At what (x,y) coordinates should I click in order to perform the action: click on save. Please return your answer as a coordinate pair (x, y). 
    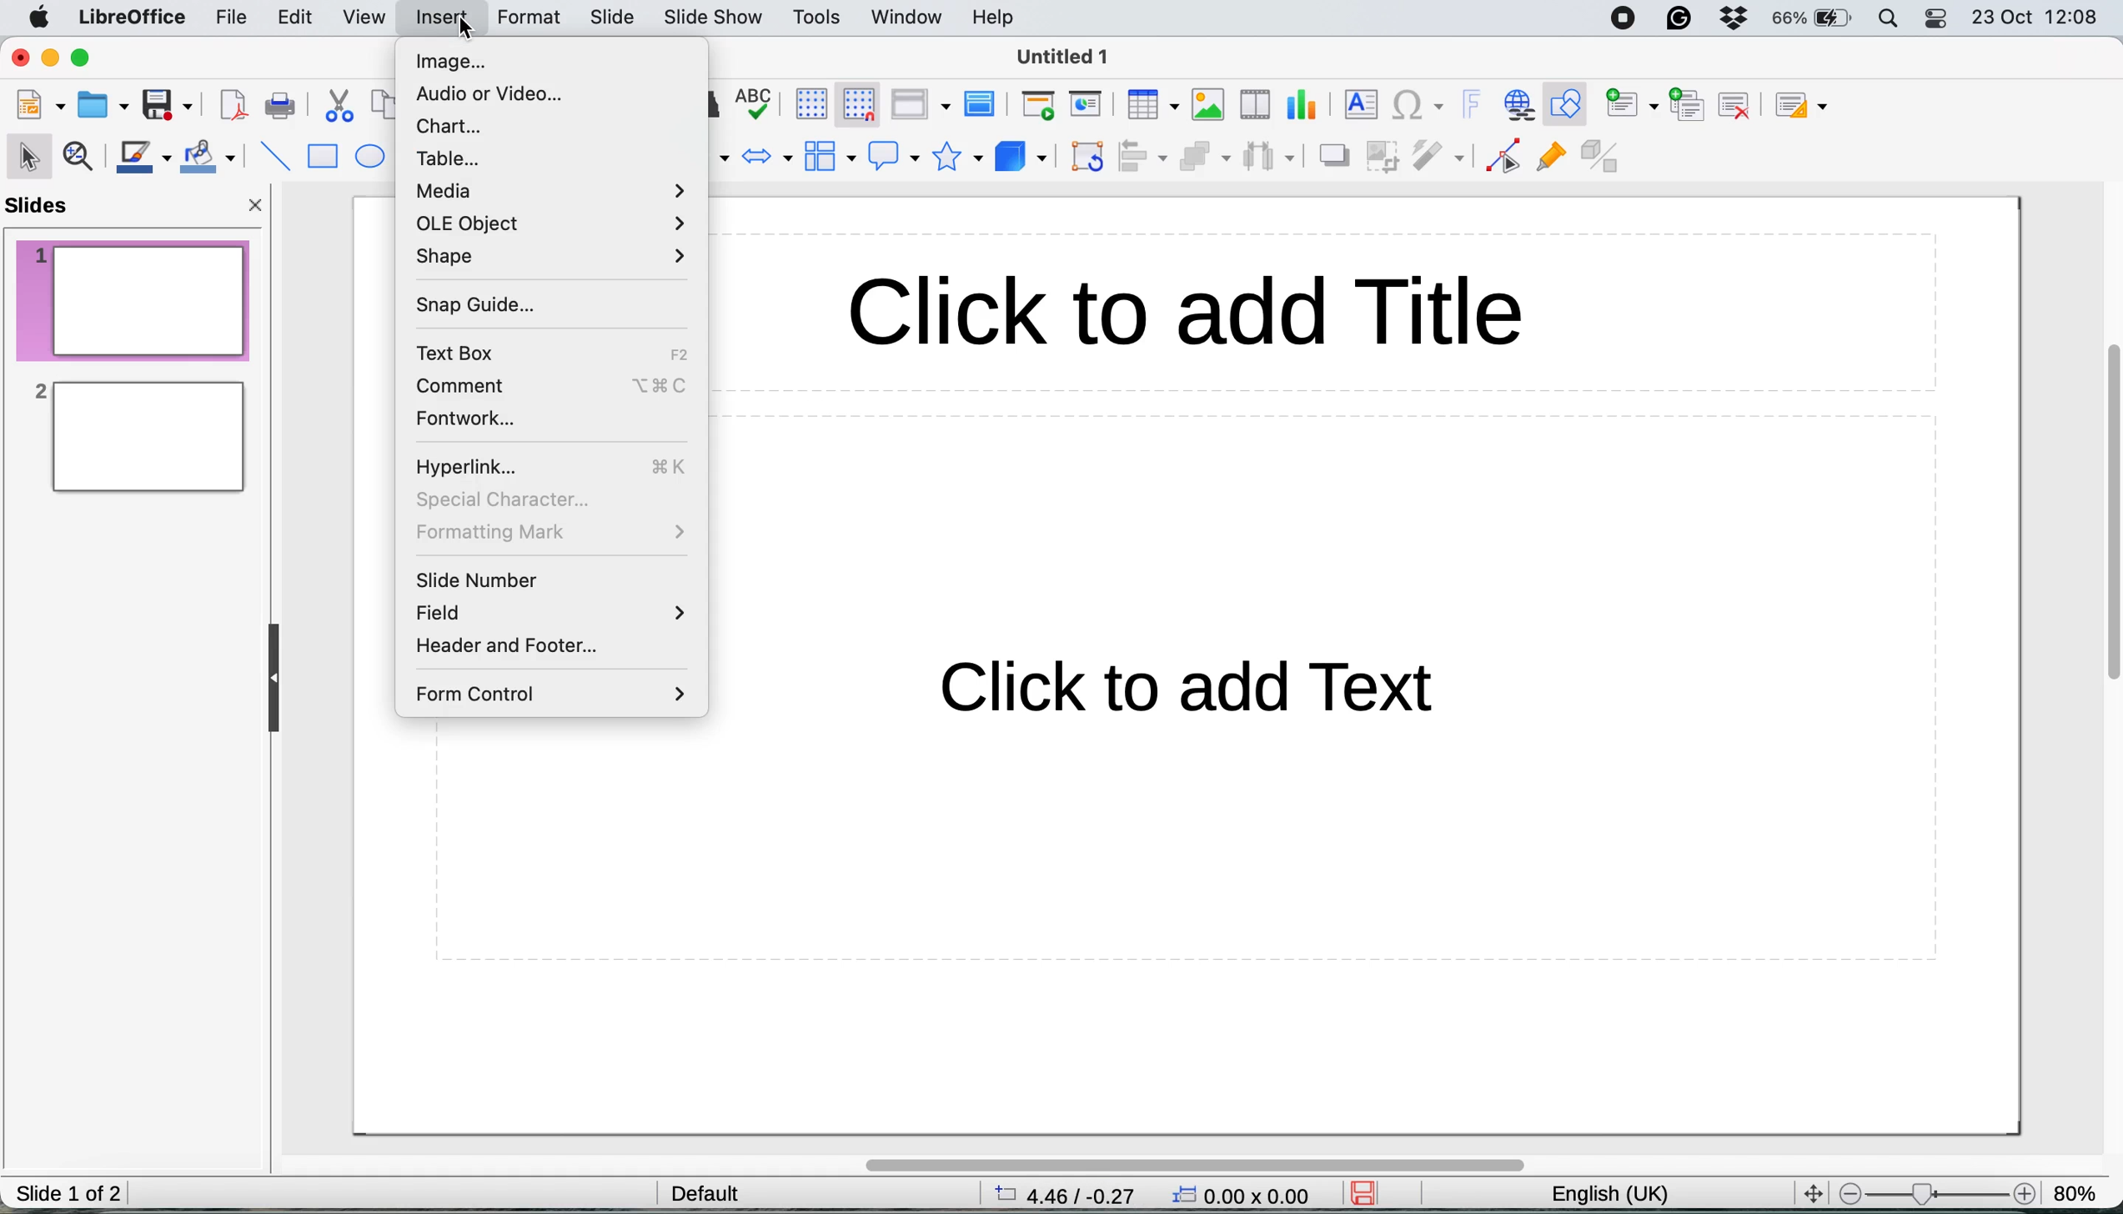
    Looking at the image, I should click on (168, 104).